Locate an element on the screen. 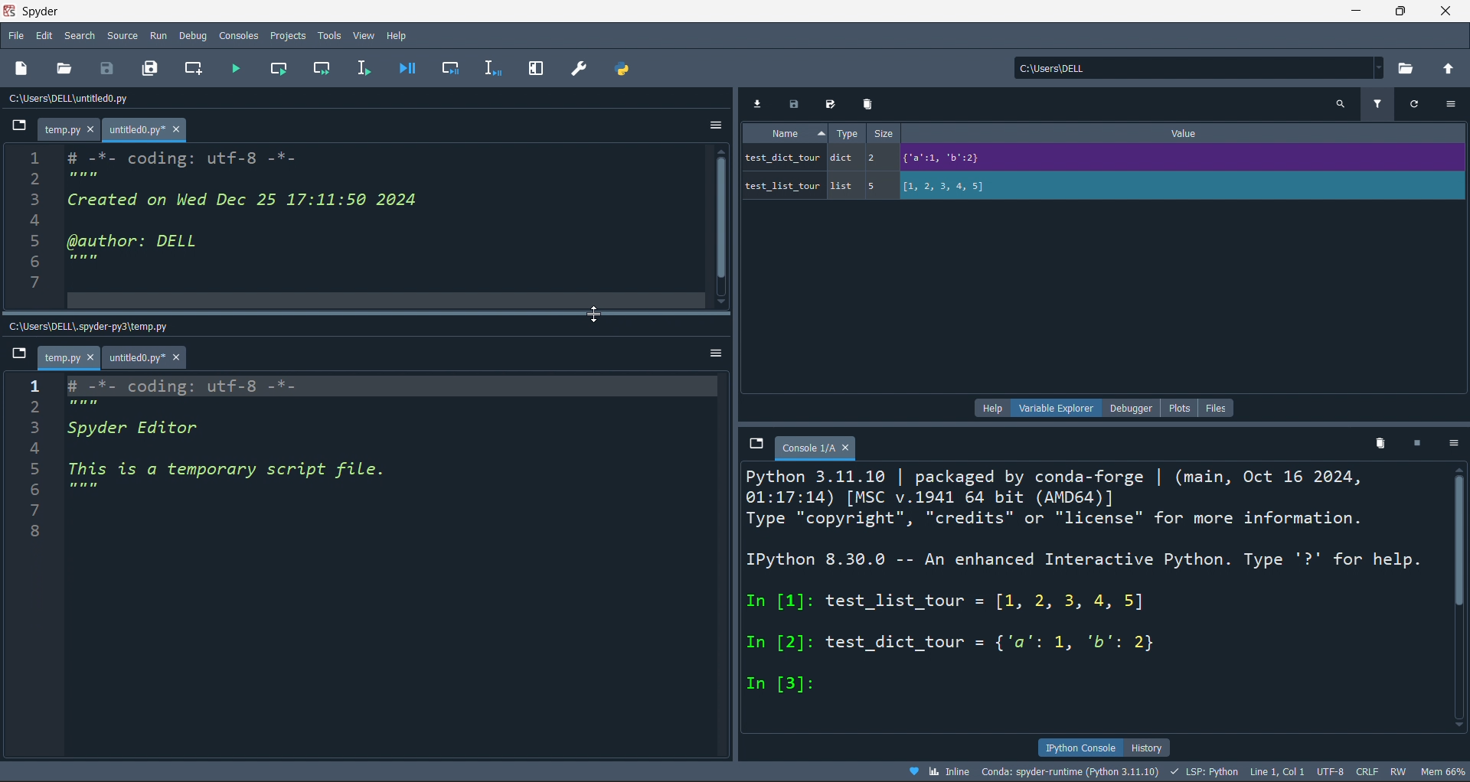  edit is located at coordinates (44, 35).